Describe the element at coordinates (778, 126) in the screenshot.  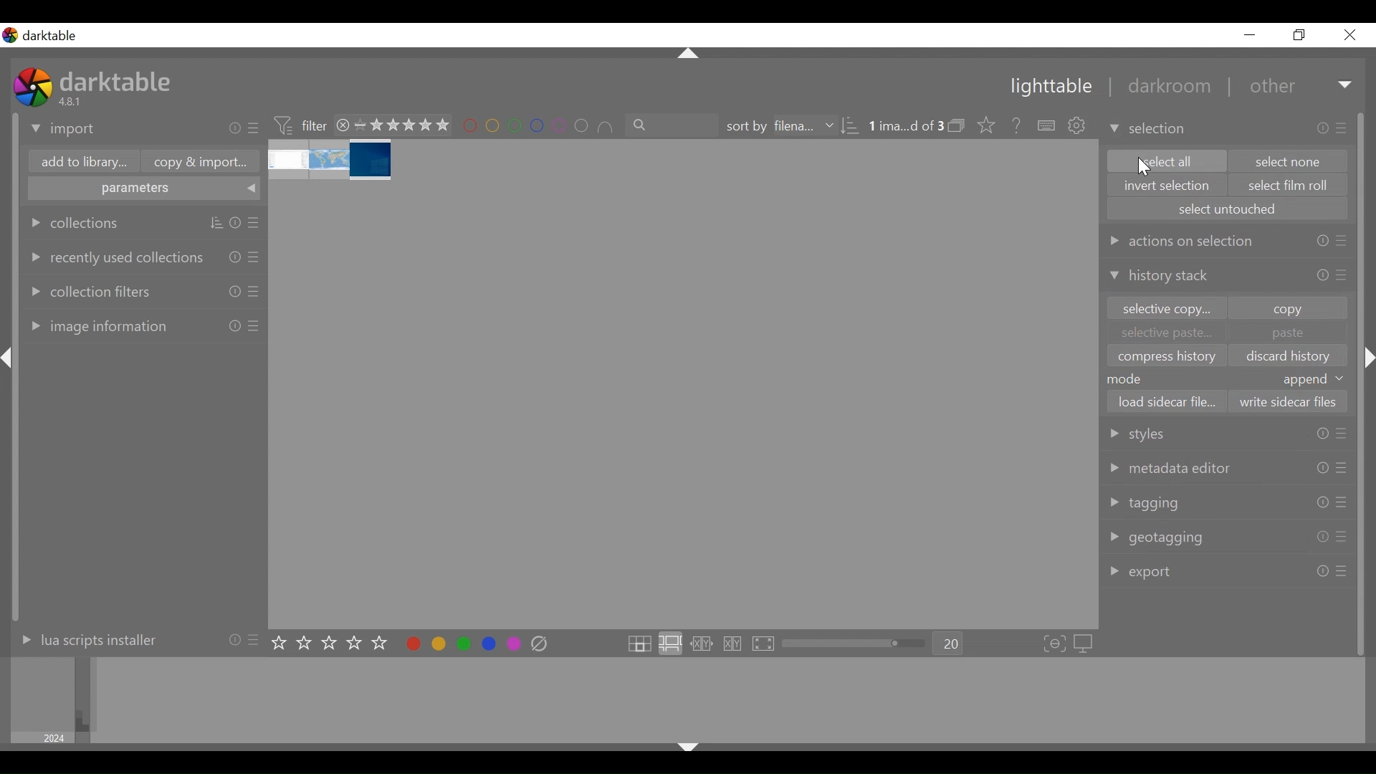
I see `sort by` at that location.